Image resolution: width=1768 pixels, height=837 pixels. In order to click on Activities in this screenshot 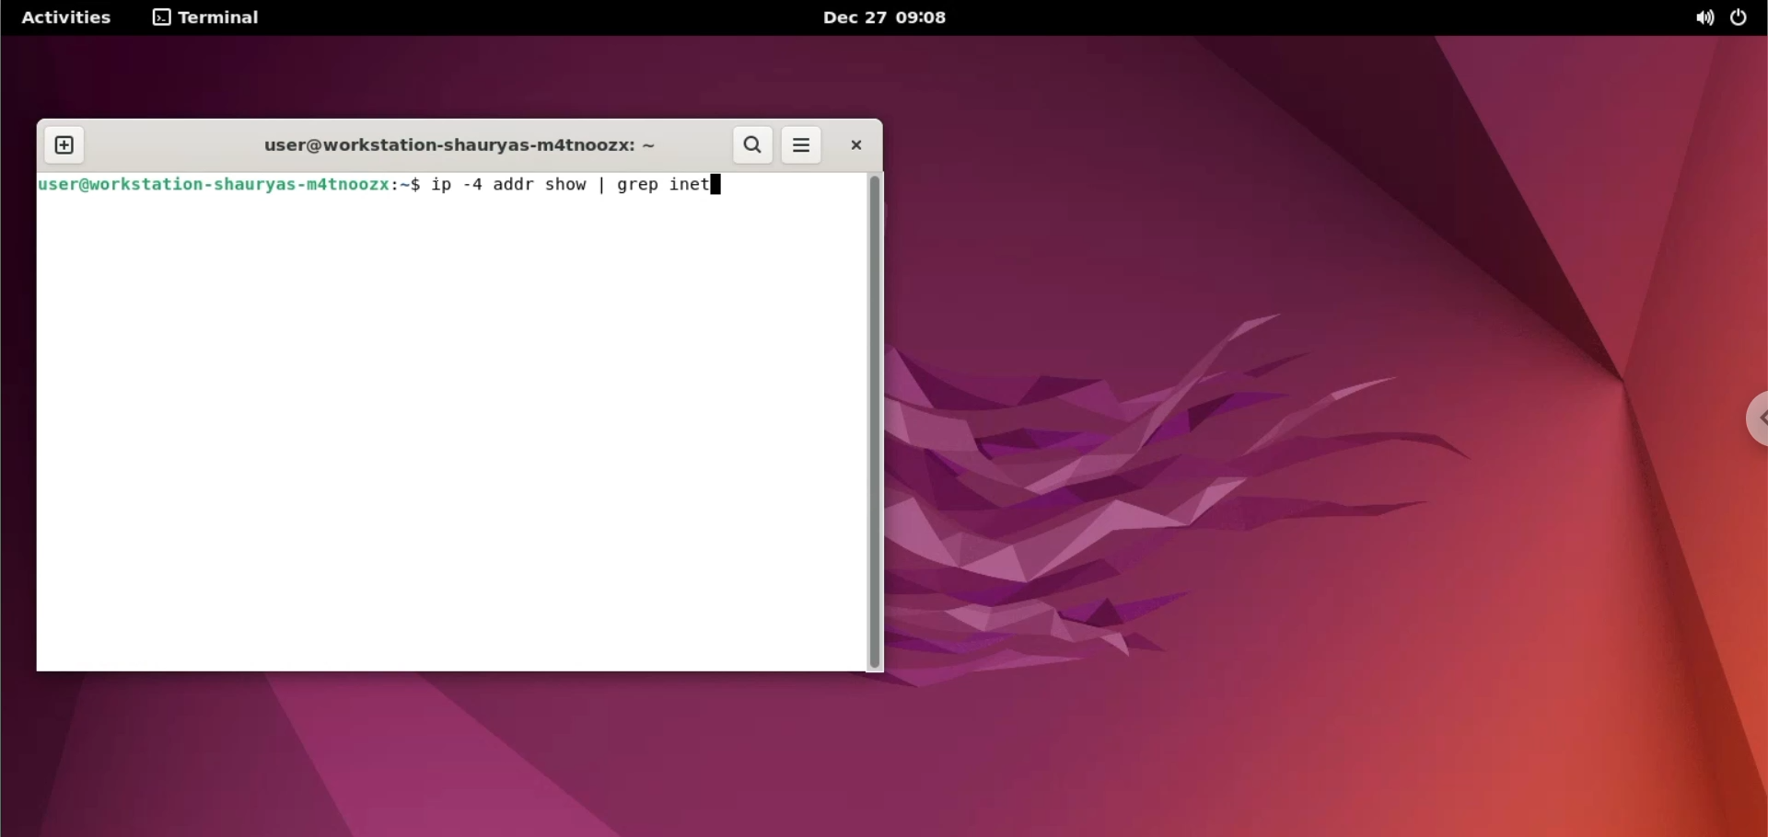, I will do `click(68, 17)`.